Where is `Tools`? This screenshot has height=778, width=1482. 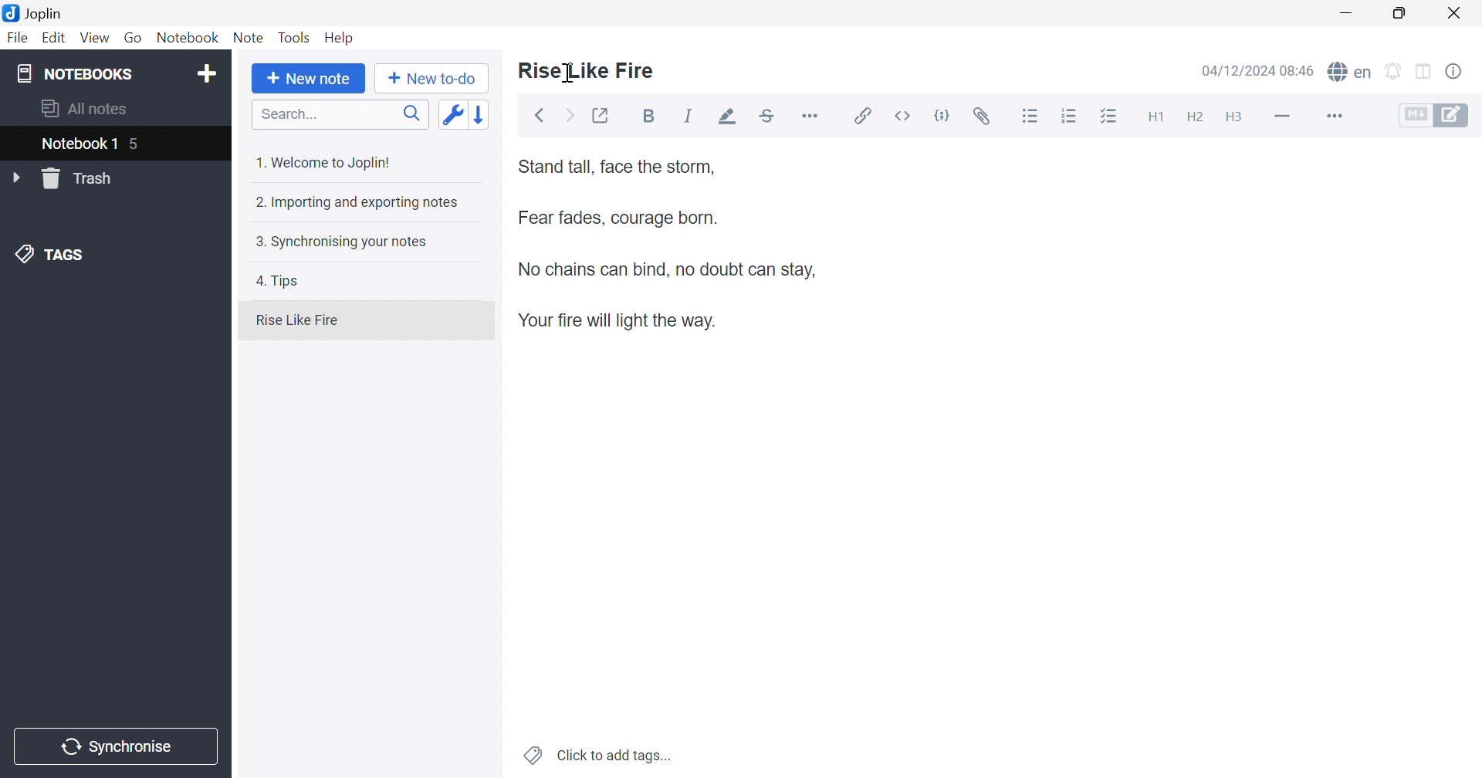 Tools is located at coordinates (295, 36).